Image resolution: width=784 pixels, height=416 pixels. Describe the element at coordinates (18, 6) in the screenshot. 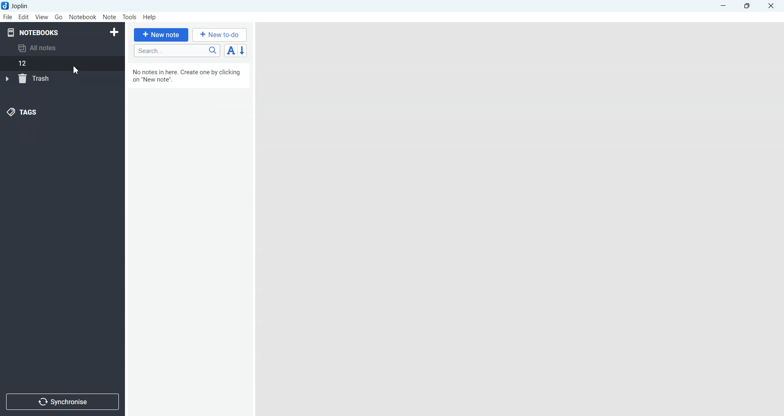

I see `Joplin` at that location.